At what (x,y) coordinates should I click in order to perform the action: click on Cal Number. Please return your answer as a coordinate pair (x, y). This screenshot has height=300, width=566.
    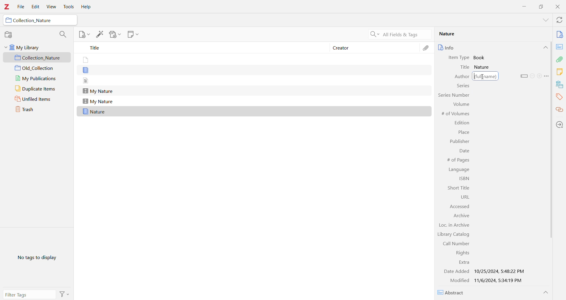
    Looking at the image, I should click on (453, 244).